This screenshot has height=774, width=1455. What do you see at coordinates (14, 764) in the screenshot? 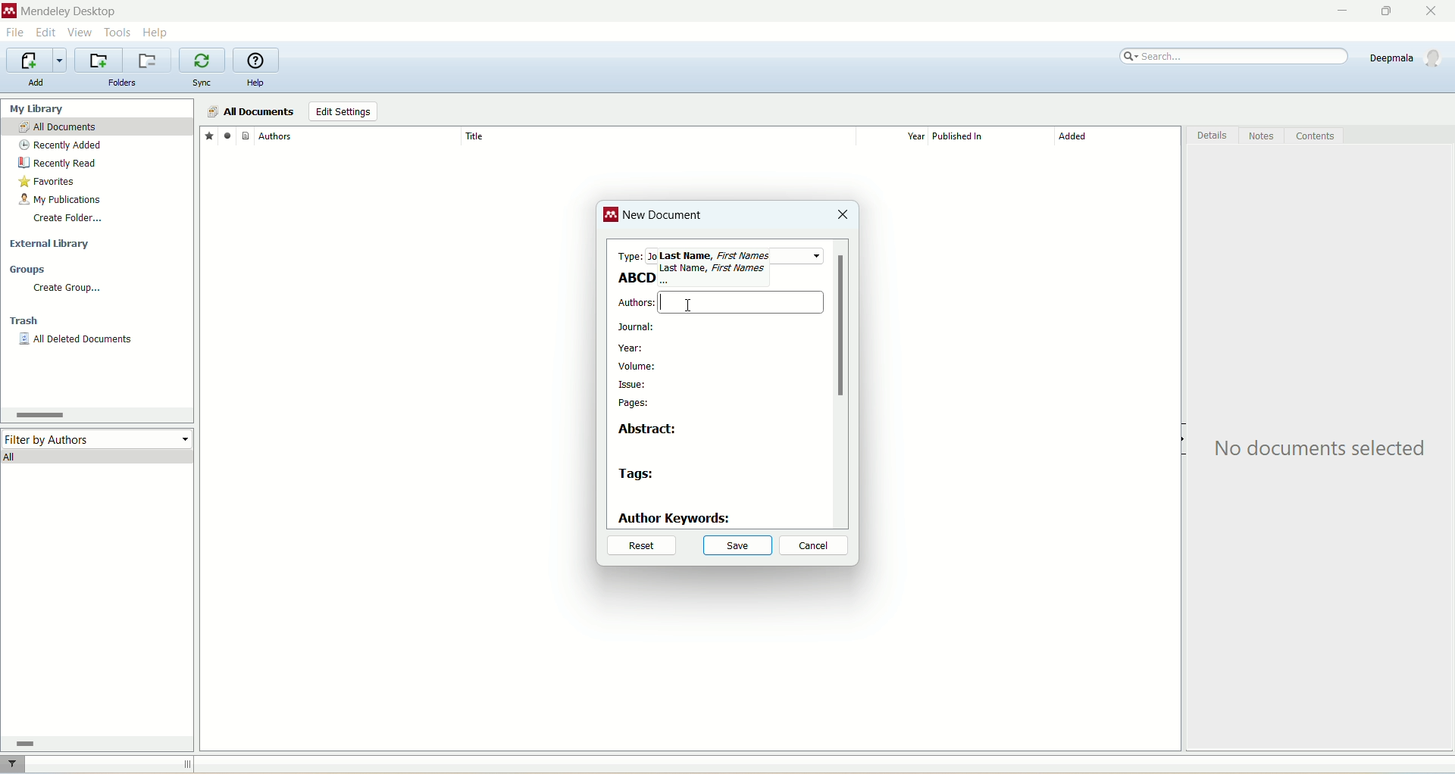
I see `filter` at bounding box center [14, 764].